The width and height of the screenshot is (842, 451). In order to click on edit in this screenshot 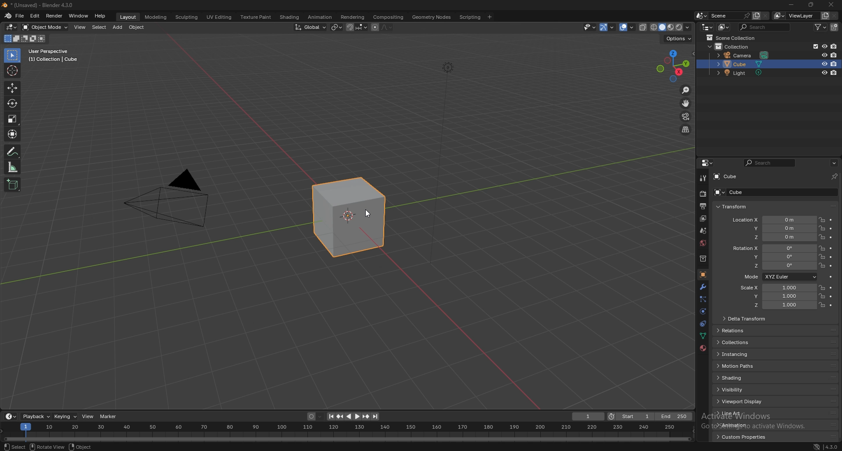, I will do `click(35, 16)`.